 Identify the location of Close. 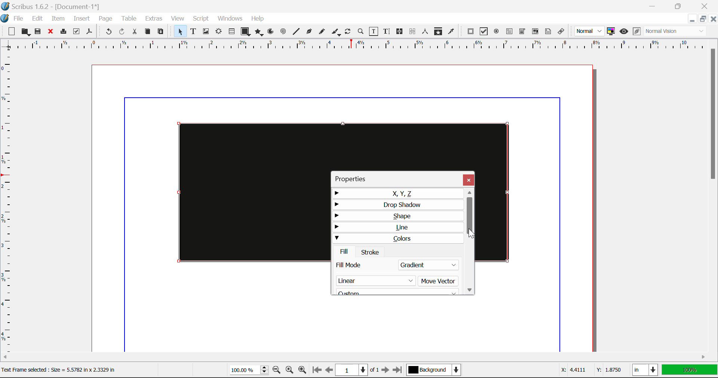
(706, 5).